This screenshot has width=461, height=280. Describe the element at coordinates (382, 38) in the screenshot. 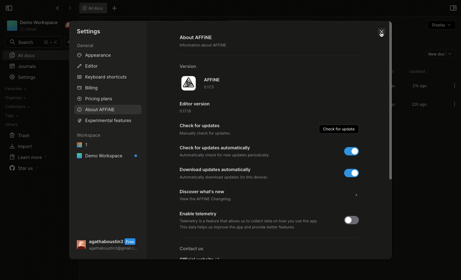

I see `cursor` at that location.